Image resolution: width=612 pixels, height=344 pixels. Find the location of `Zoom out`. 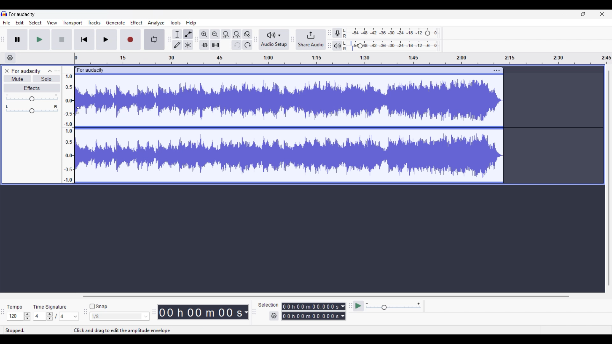

Zoom out is located at coordinates (215, 34).